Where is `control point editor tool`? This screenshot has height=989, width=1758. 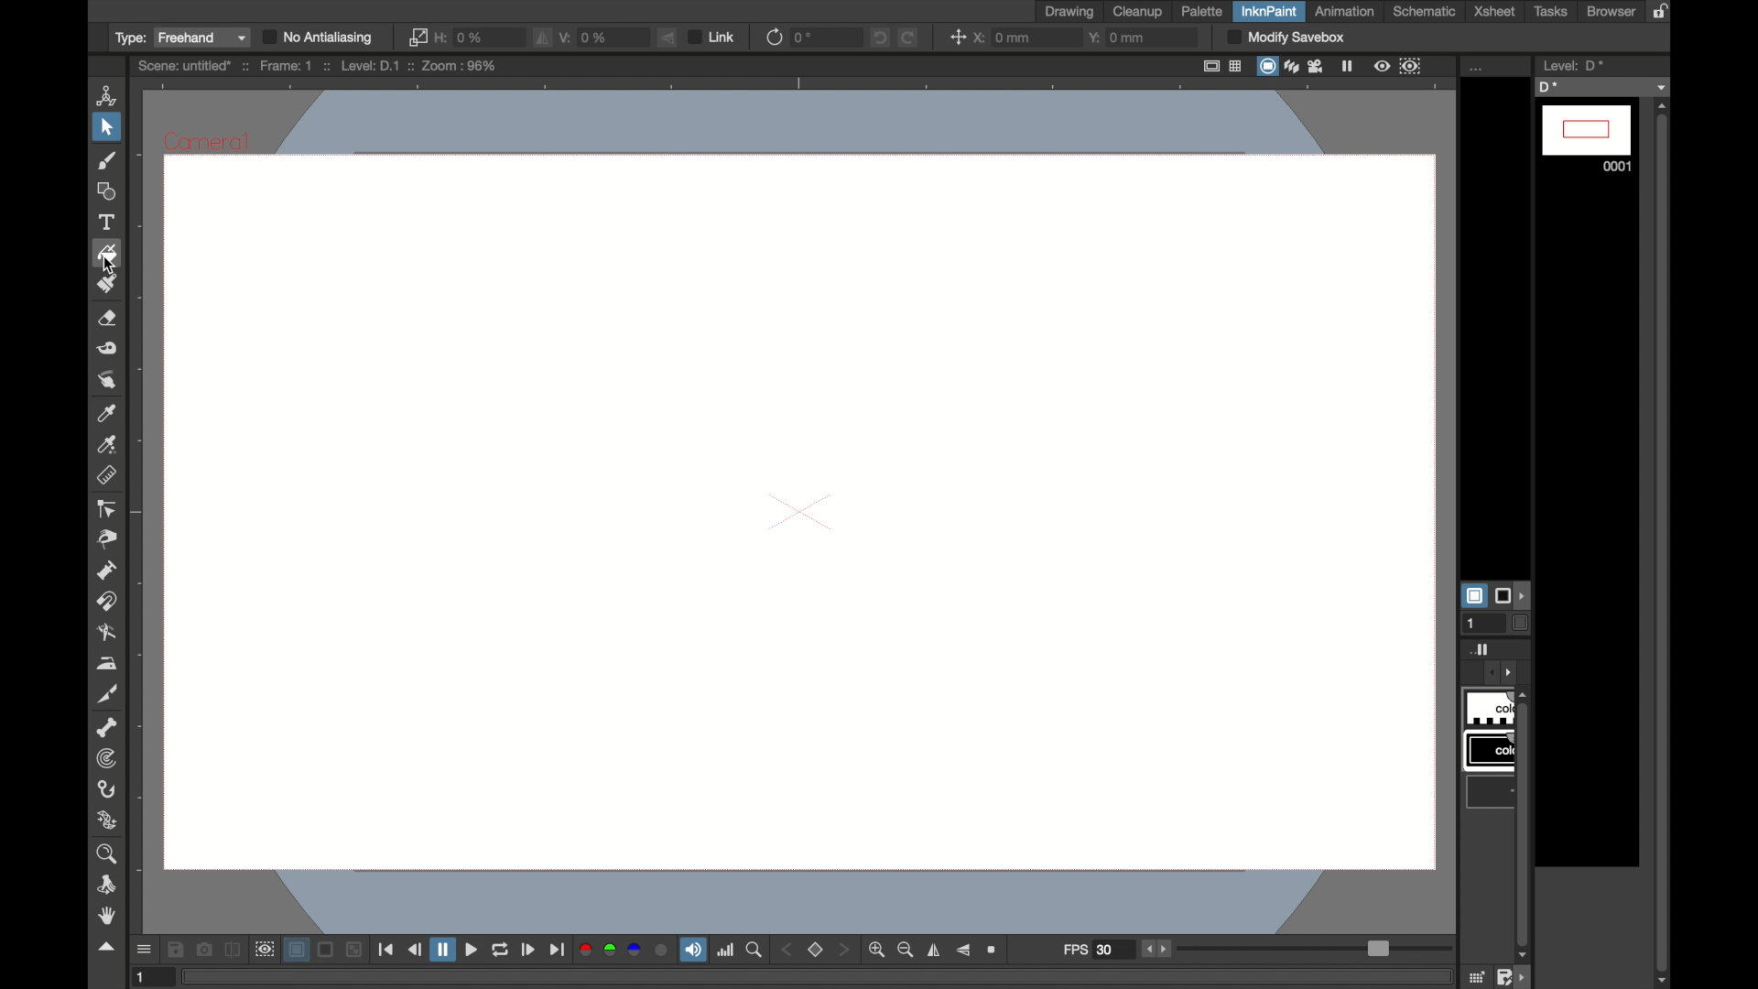 control point editor tool is located at coordinates (105, 508).